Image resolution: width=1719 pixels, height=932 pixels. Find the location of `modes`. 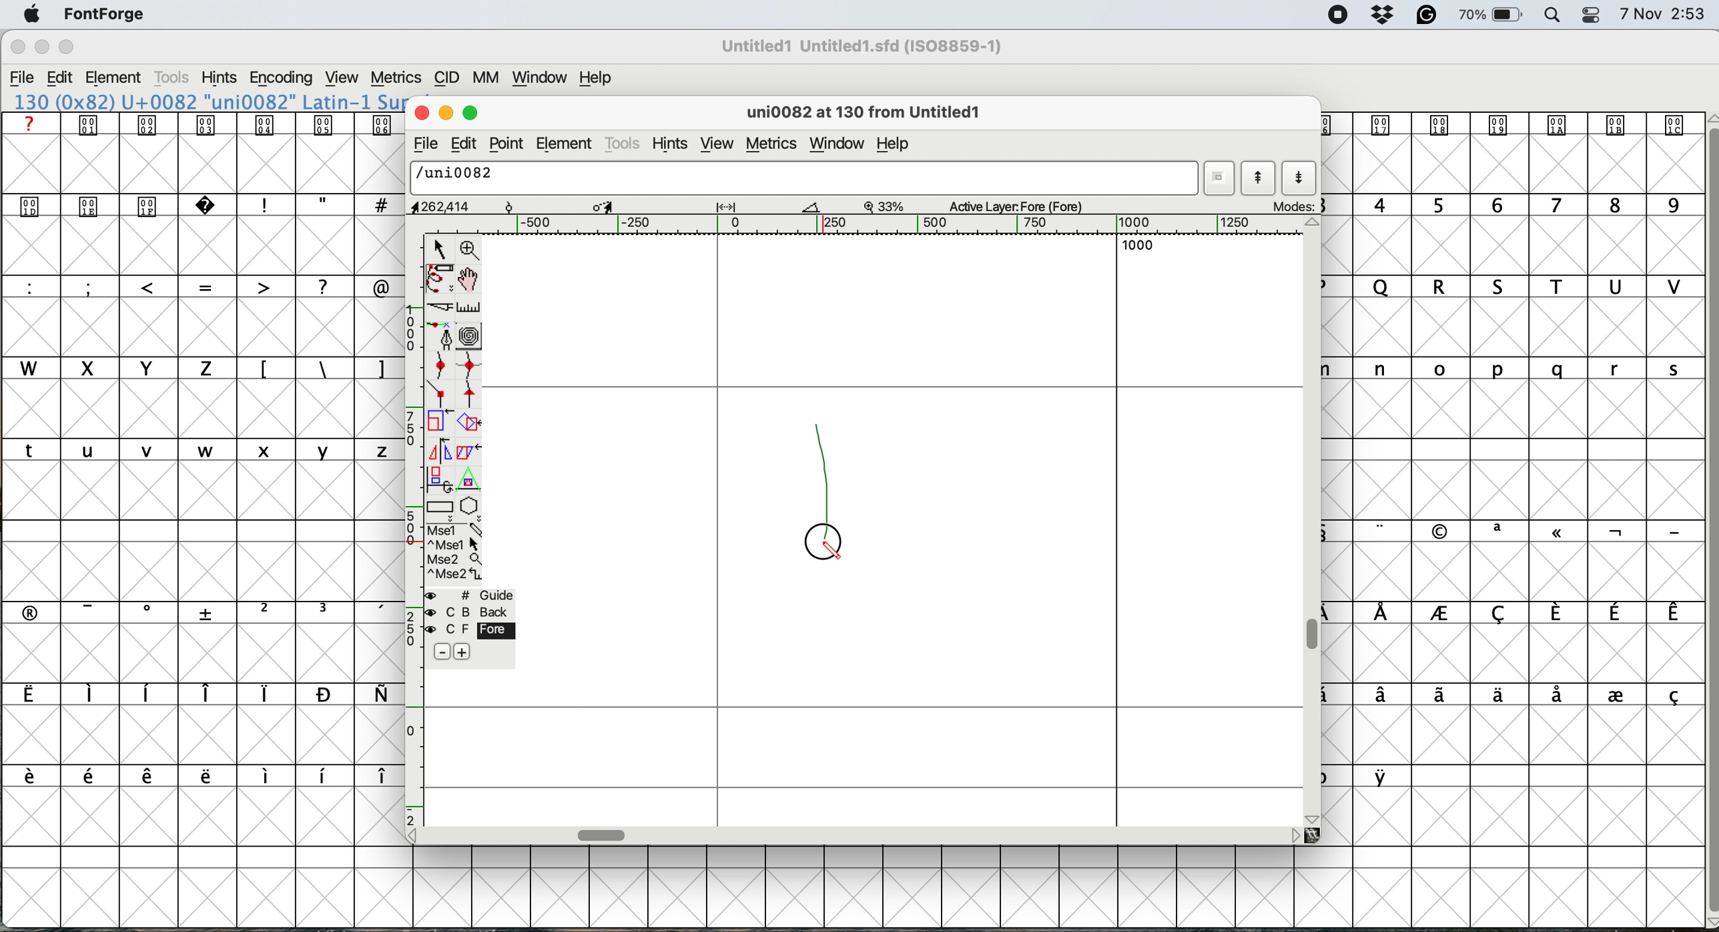

modes is located at coordinates (1295, 206).